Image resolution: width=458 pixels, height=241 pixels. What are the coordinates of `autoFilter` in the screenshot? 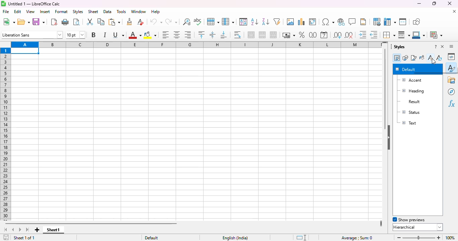 It's located at (277, 21).